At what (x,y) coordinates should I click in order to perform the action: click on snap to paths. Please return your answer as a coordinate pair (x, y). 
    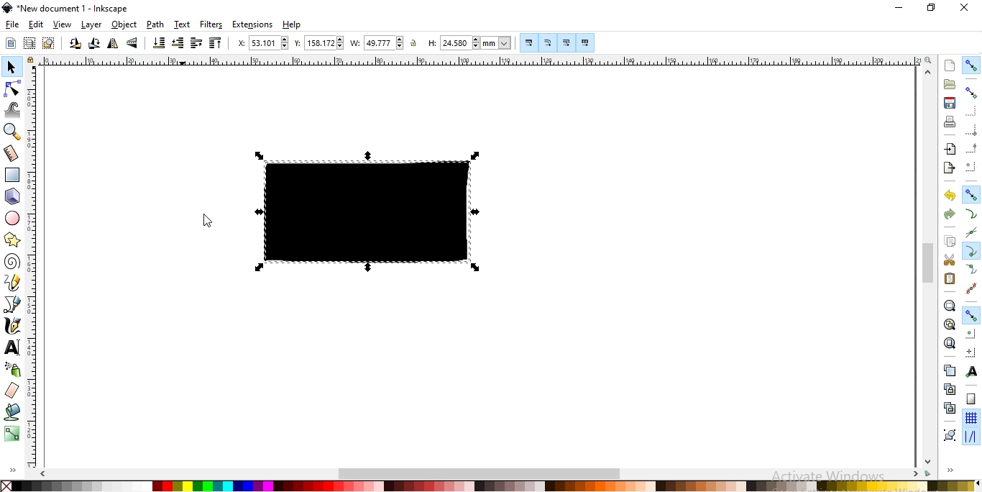
    Looking at the image, I should click on (972, 214).